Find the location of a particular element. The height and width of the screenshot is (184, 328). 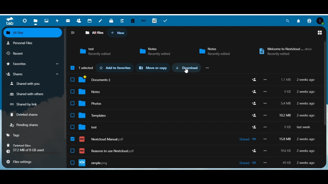

Checkbox is located at coordinates (73, 67).